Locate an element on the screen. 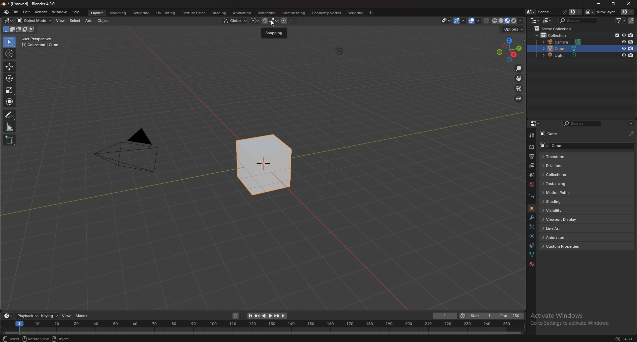 The width and height of the screenshot is (637, 342). object is located at coordinates (531, 208).